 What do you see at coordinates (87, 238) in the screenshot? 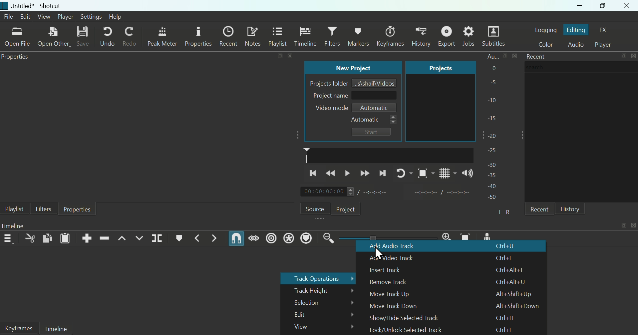
I see `Append` at bounding box center [87, 238].